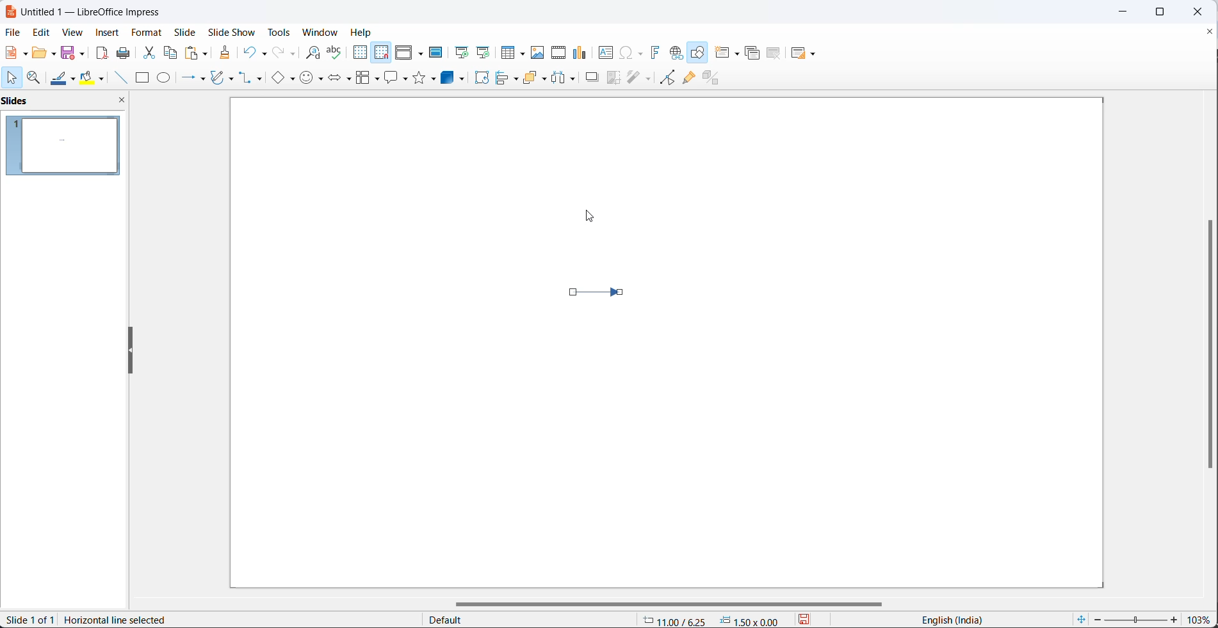  What do you see at coordinates (394, 77) in the screenshot?
I see `callout shapes` at bounding box center [394, 77].